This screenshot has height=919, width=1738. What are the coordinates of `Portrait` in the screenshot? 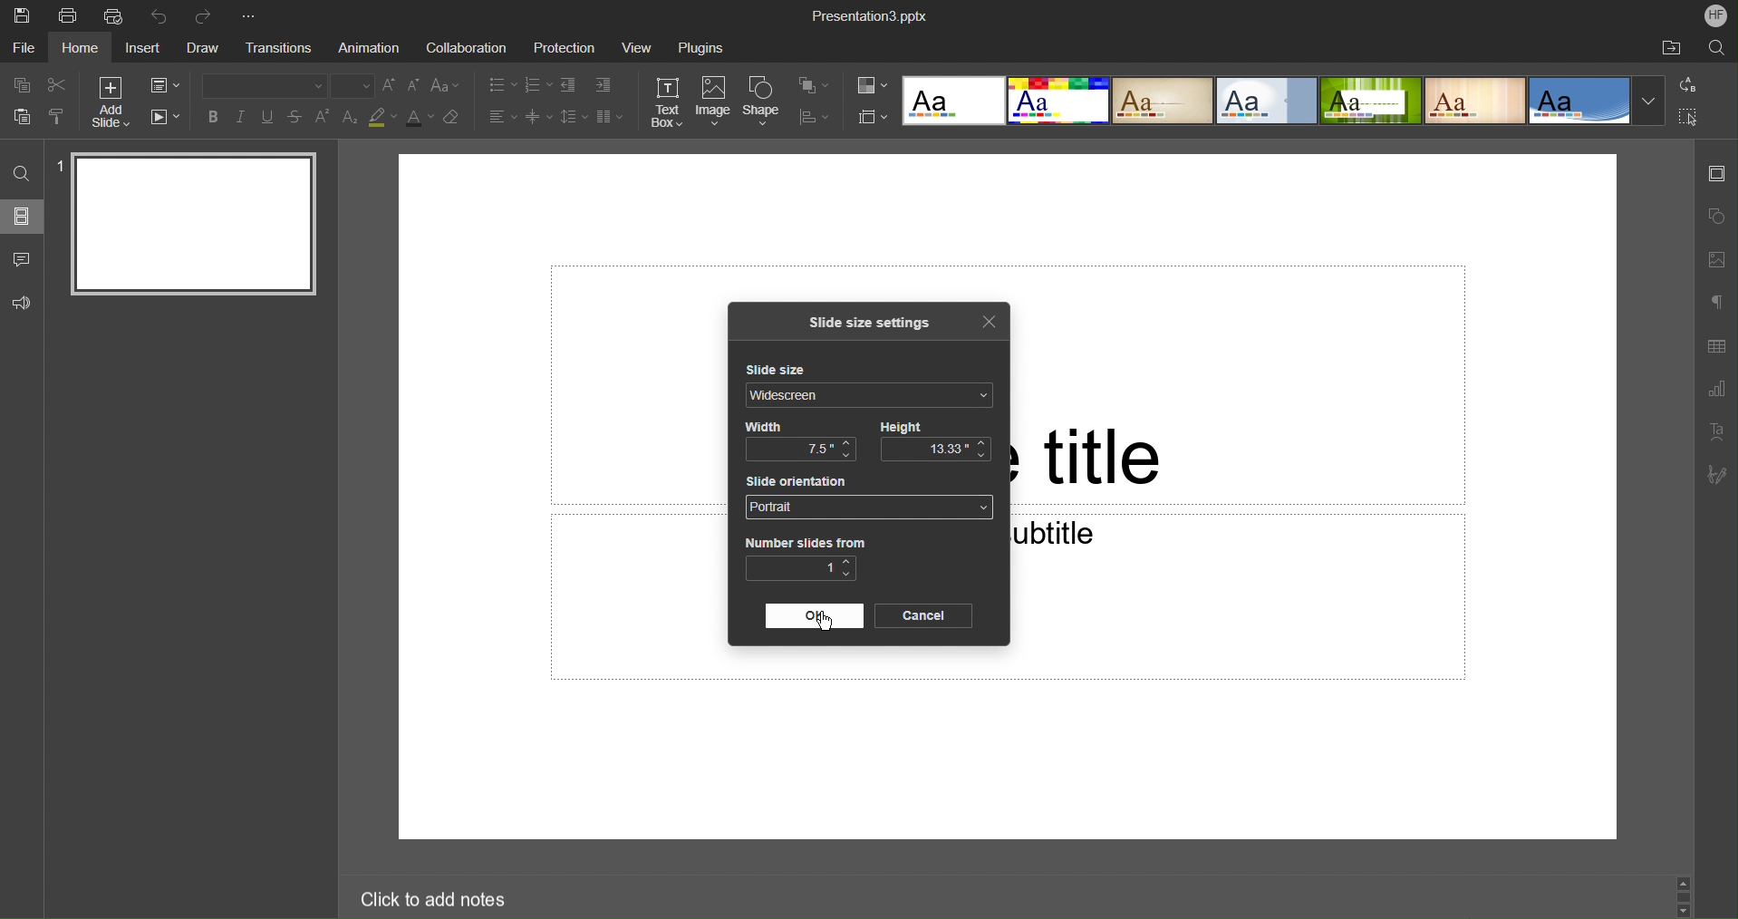 It's located at (869, 508).